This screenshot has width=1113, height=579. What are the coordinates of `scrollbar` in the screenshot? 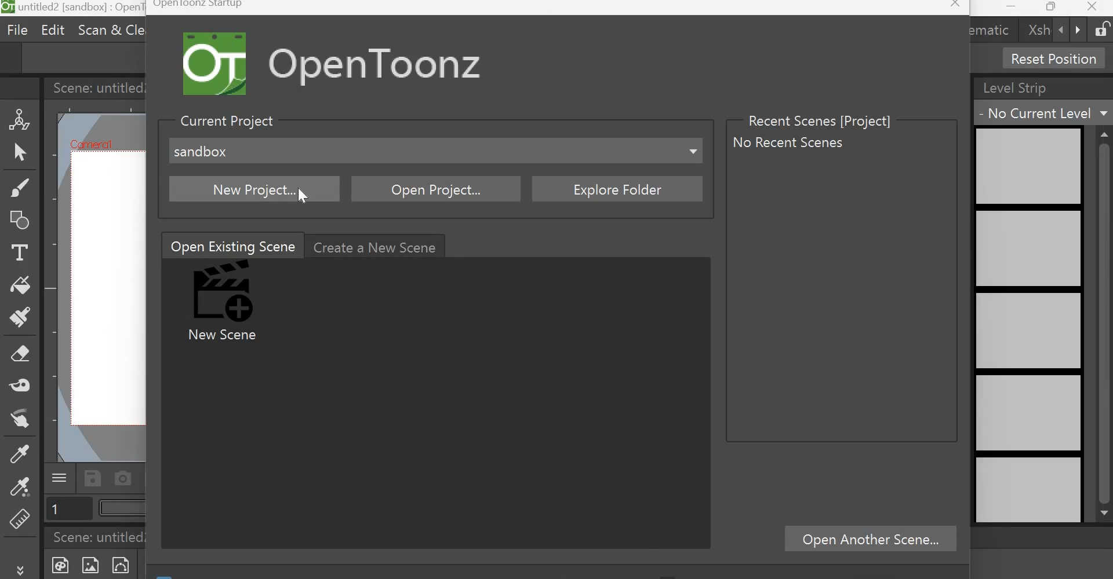 It's located at (1106, 292).